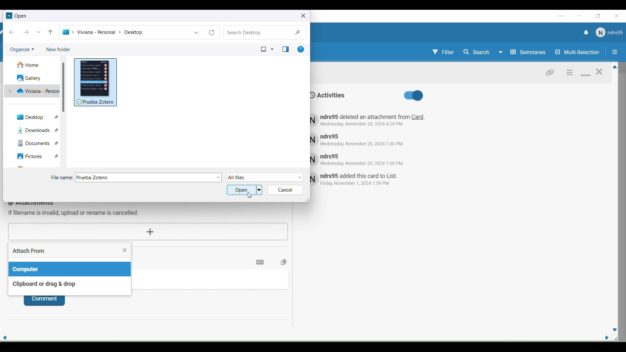  What do you see at coordinates (37, 117) in the screenshot?
I see `Desktop` at bounding box center [37, 117].